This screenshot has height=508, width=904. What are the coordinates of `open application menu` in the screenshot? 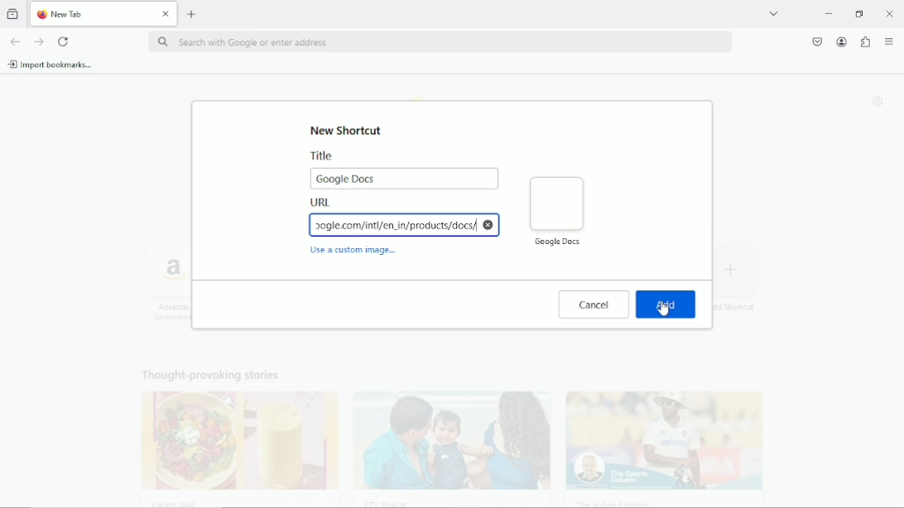 It's located at (889, 42).